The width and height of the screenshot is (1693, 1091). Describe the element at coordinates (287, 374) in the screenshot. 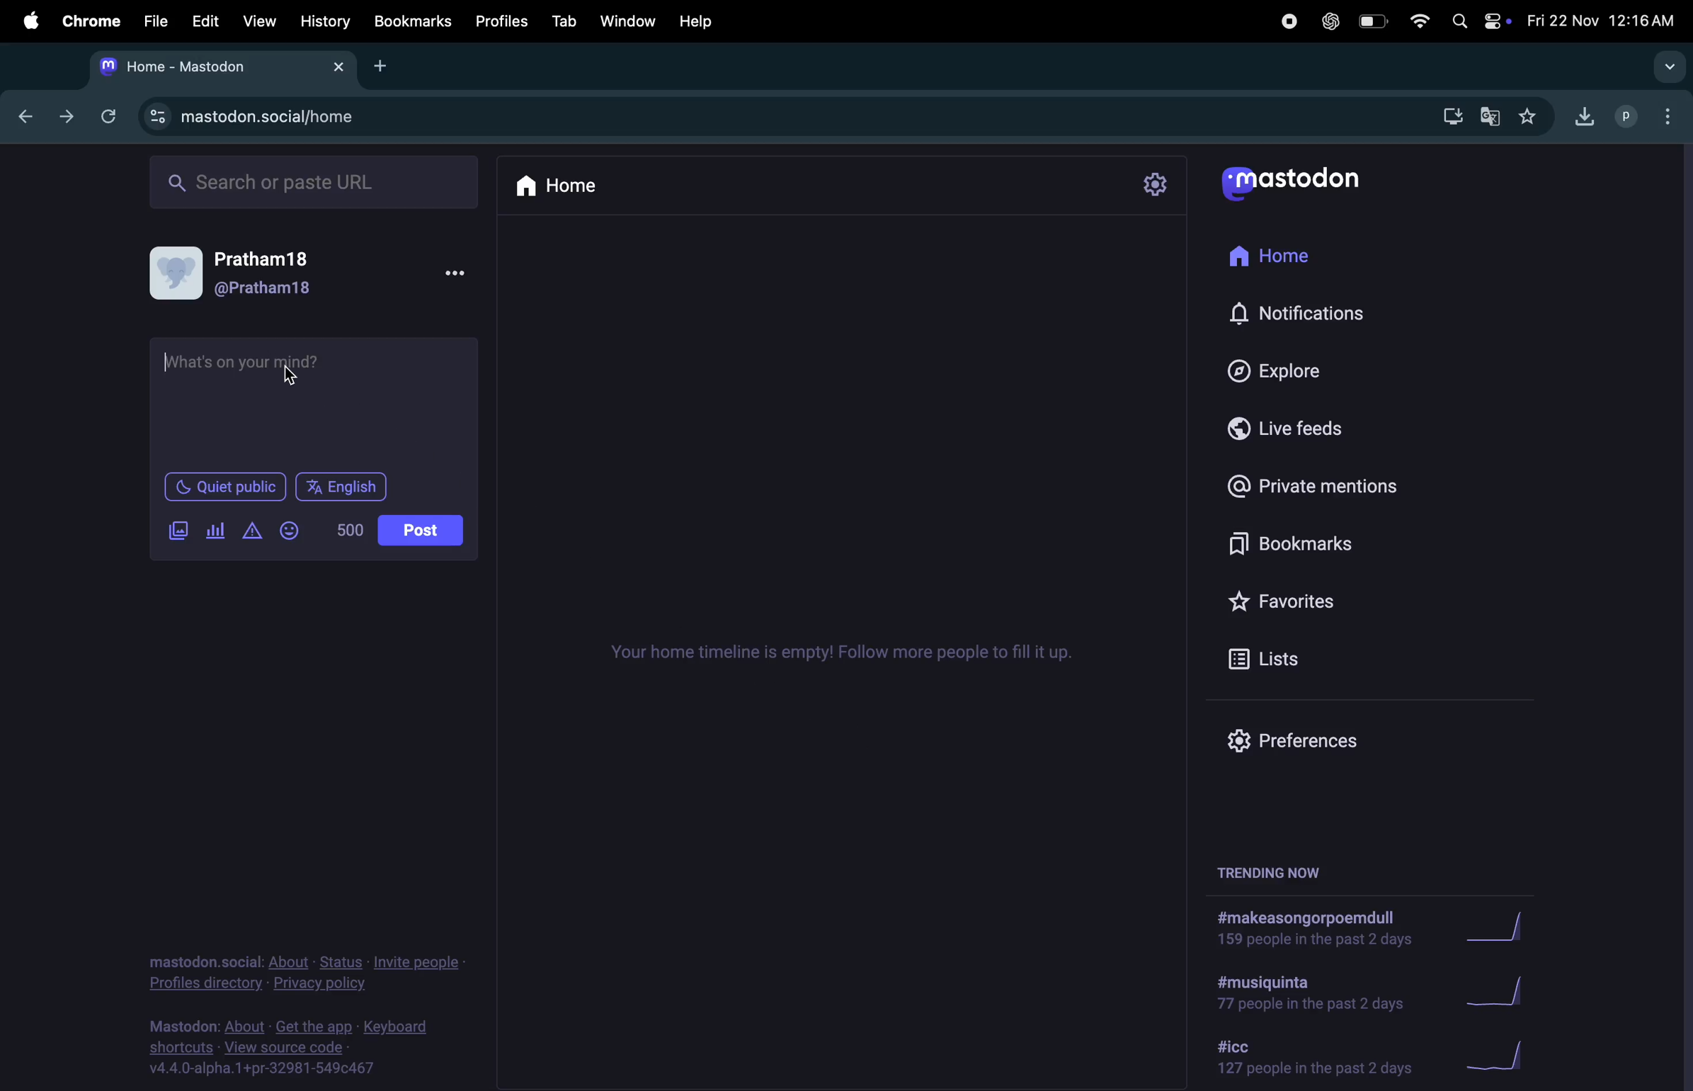

I see `cursor` at that location.